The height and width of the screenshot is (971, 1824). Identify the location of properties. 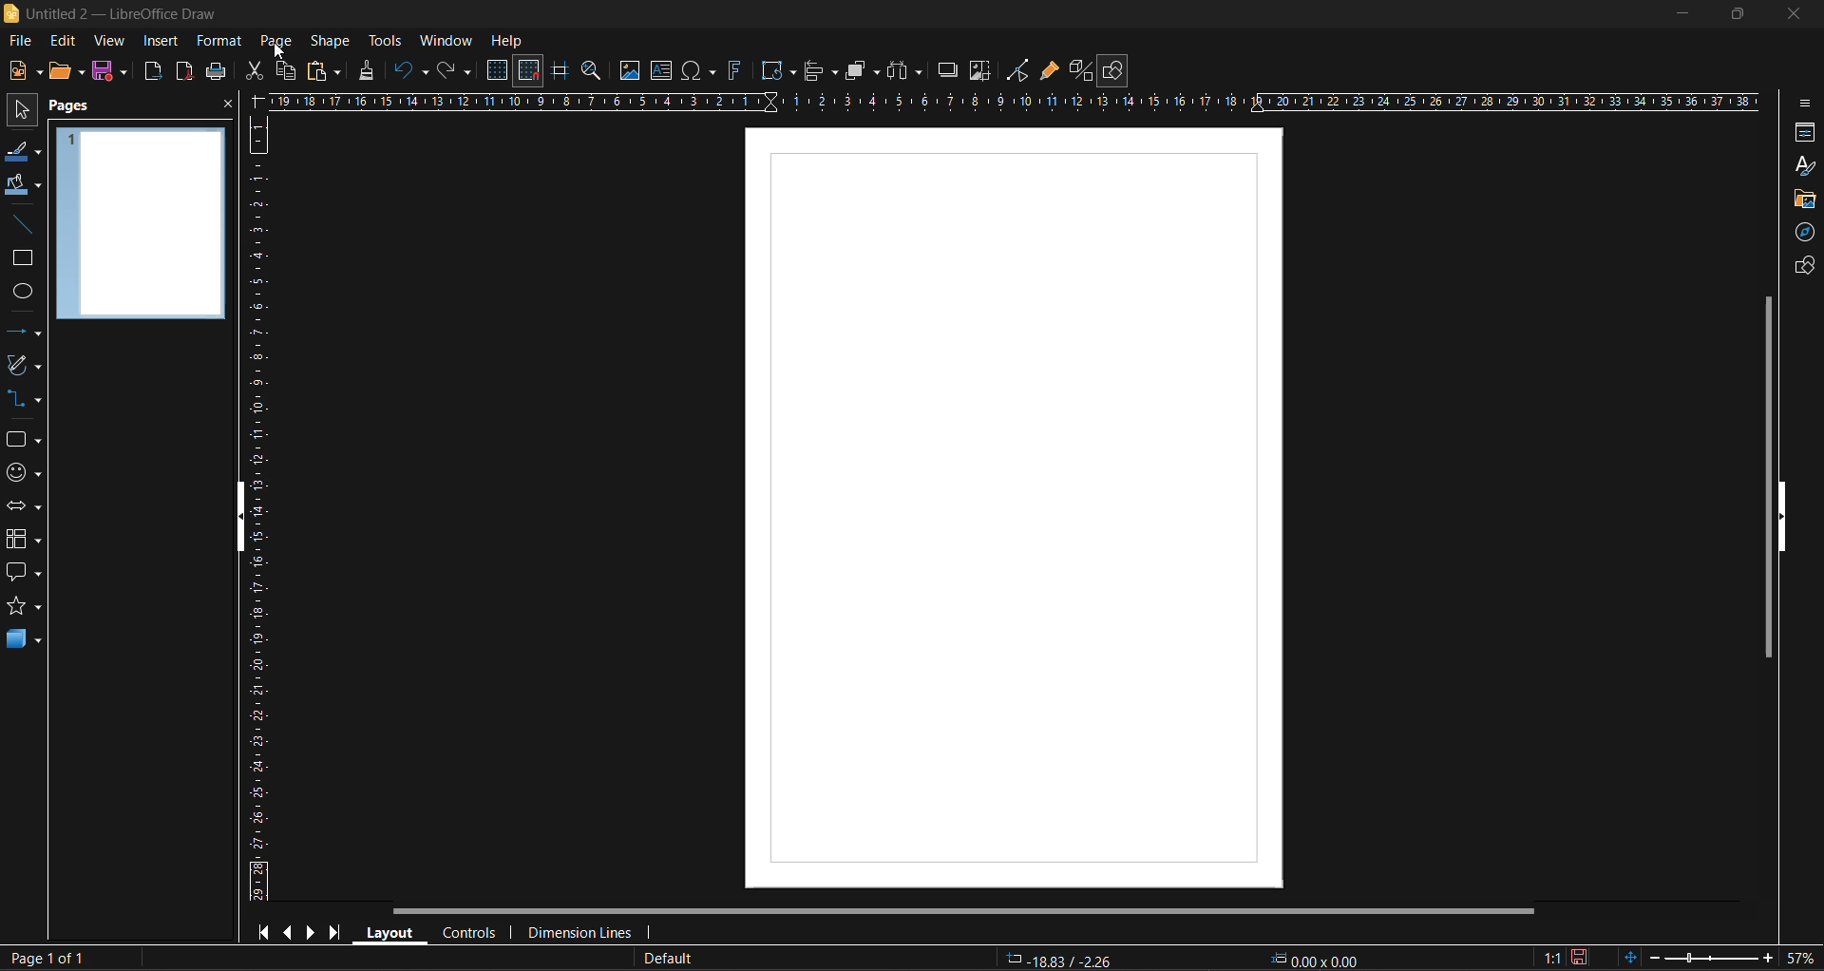
(1803, 131).